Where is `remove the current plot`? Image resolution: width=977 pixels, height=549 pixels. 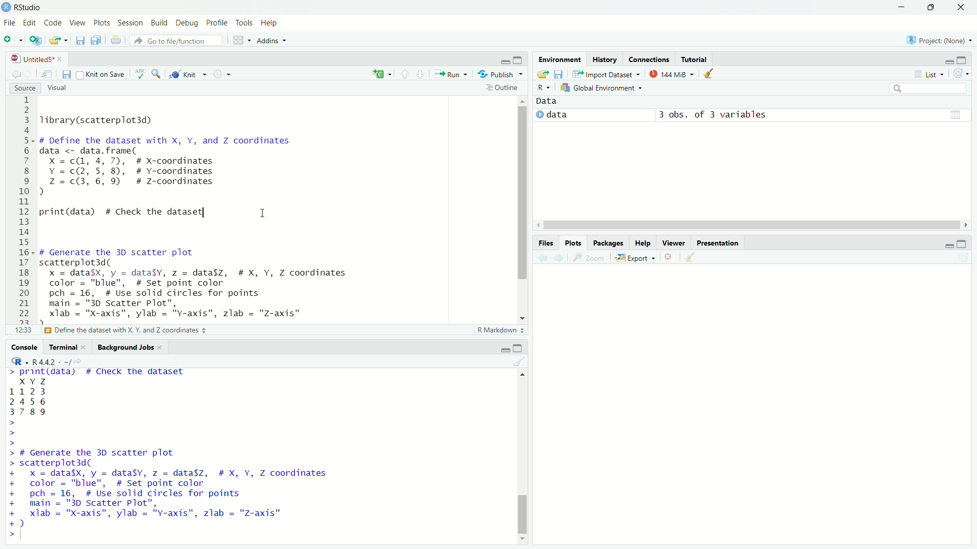 remove the current plot is located at coordinates (668, 257).